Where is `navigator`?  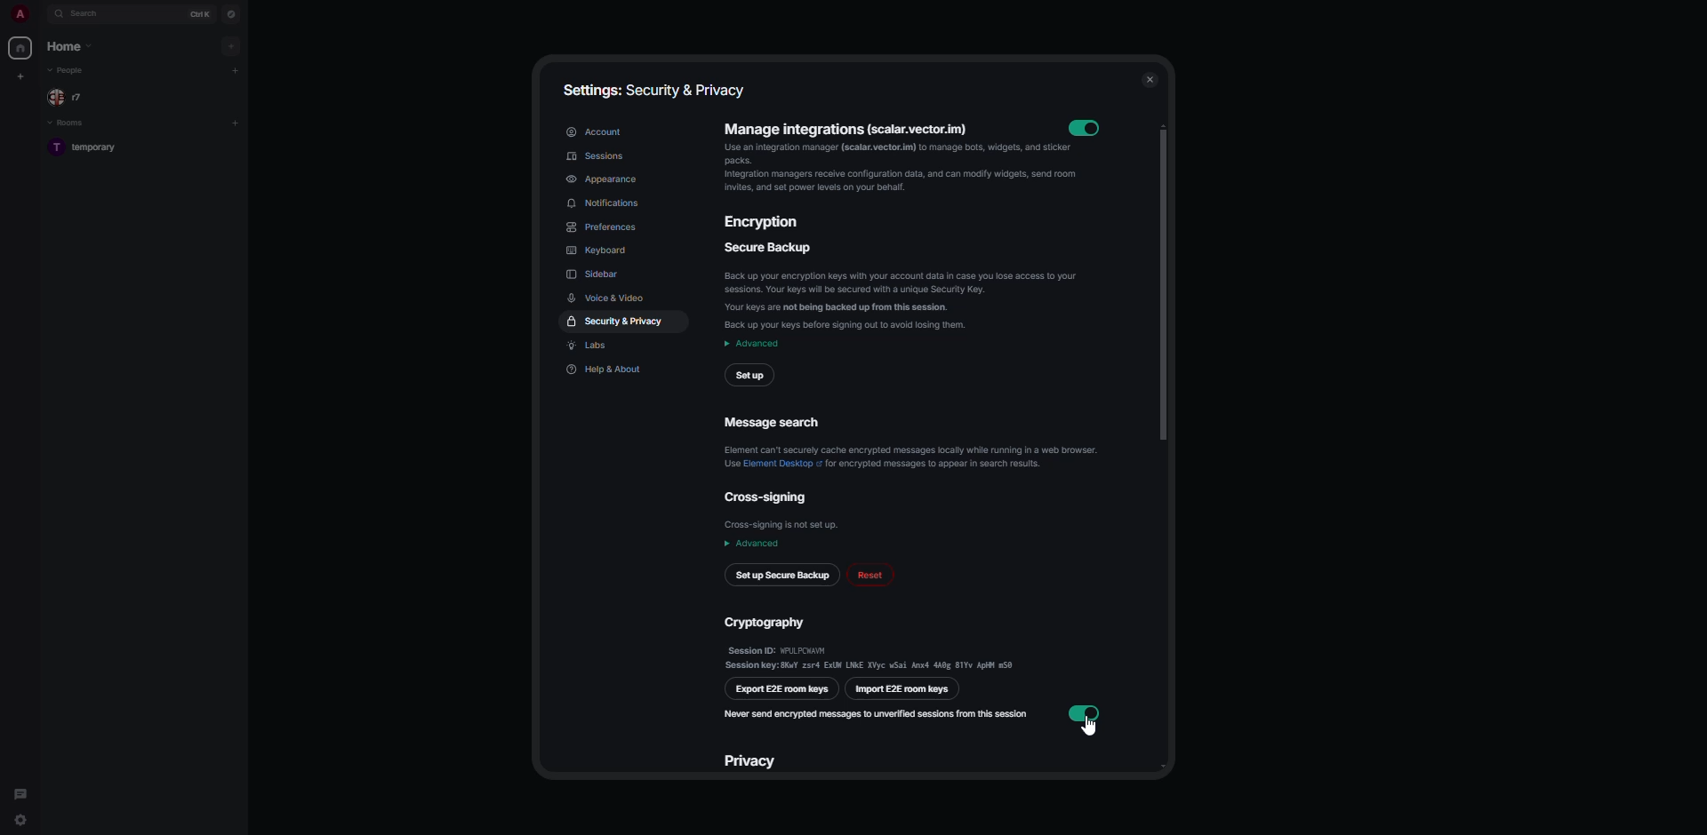
navigator is located at coordinates (232, 13).